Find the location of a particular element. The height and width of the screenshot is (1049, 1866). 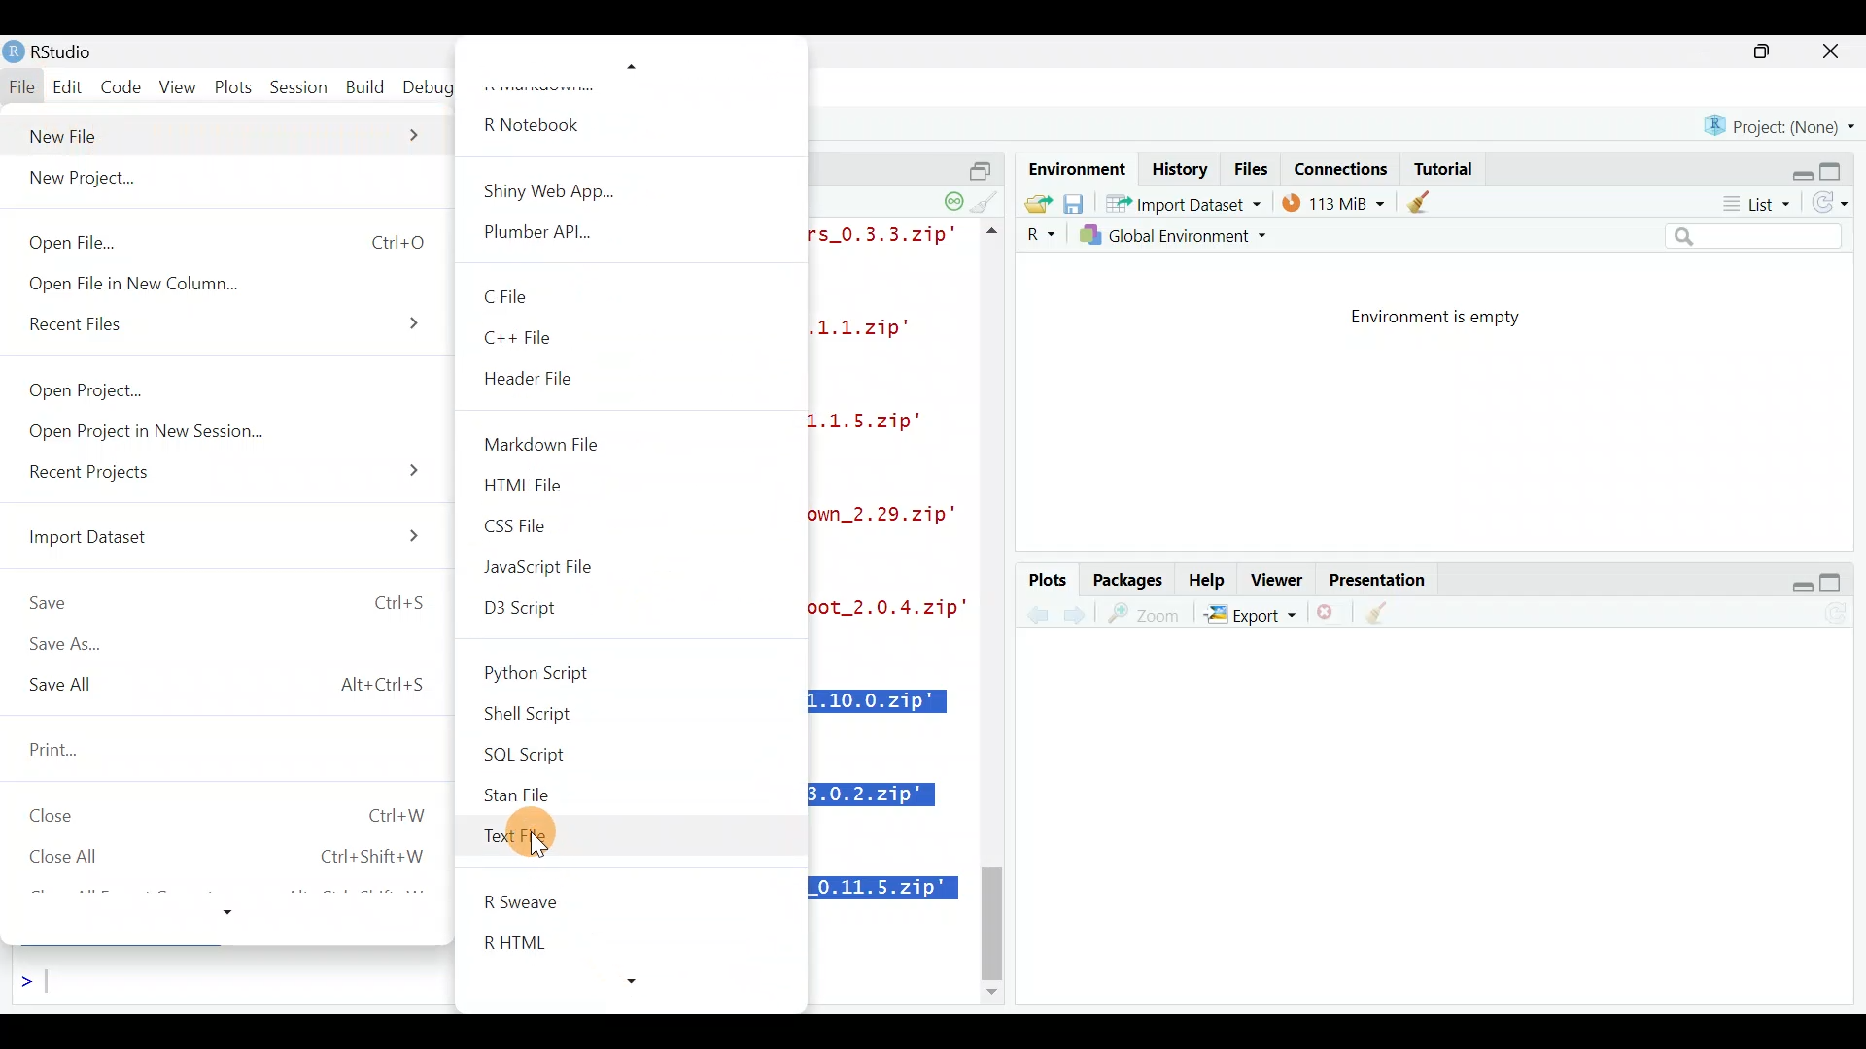

D3 Script is located at coordinates (536, 611).